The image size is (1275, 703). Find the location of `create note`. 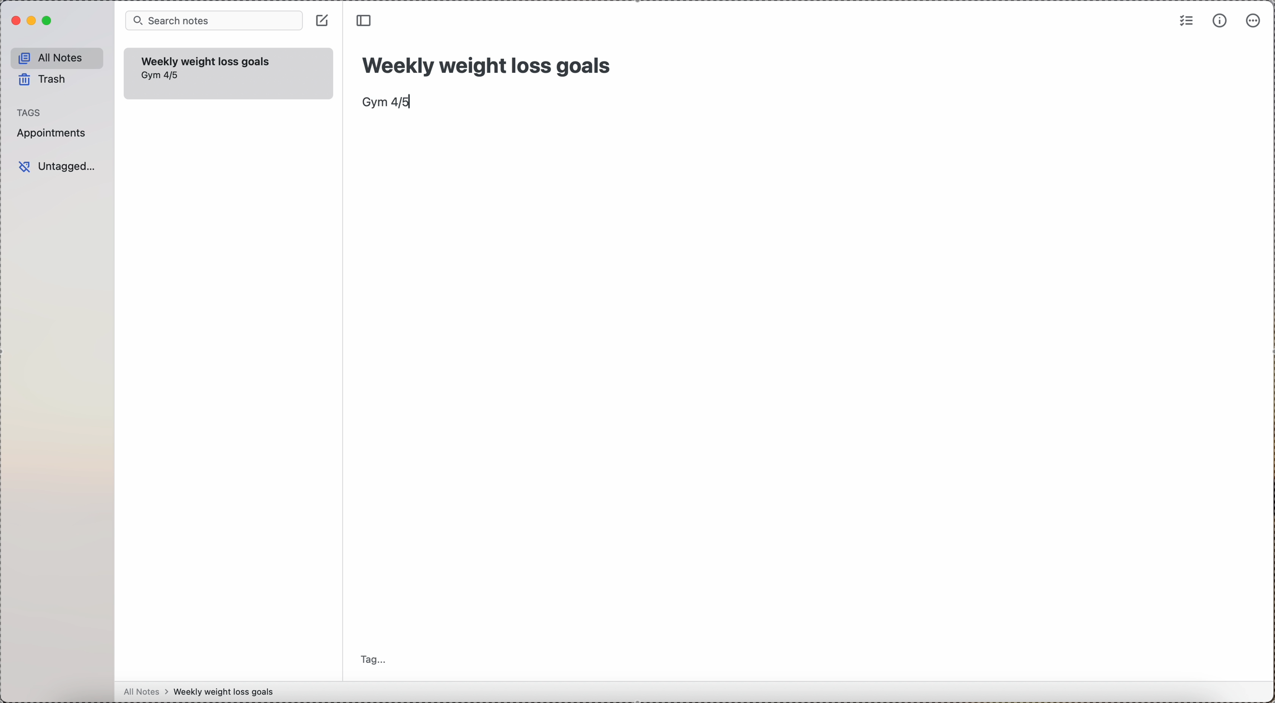

create note is located at coordinates (323, 20).